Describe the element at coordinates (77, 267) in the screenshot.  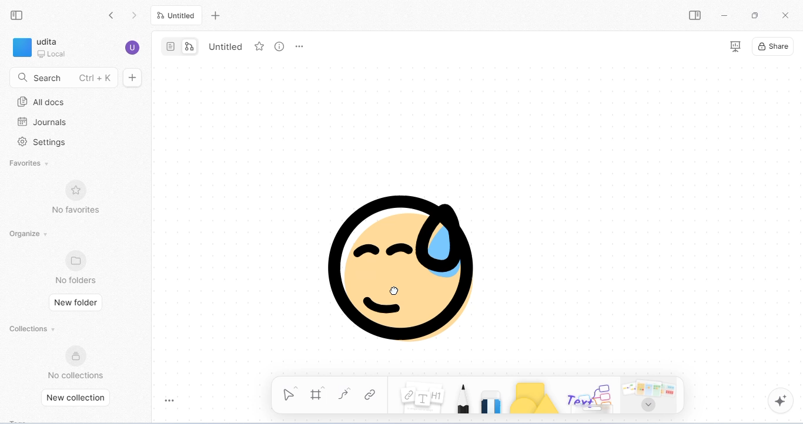
I see `no folders` at that location.